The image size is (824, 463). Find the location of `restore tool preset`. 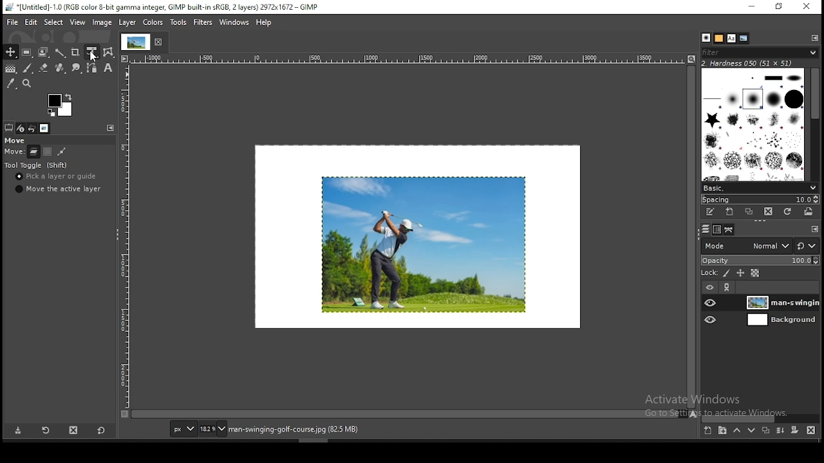

restore tool preset is located at coordinates (45, 430).